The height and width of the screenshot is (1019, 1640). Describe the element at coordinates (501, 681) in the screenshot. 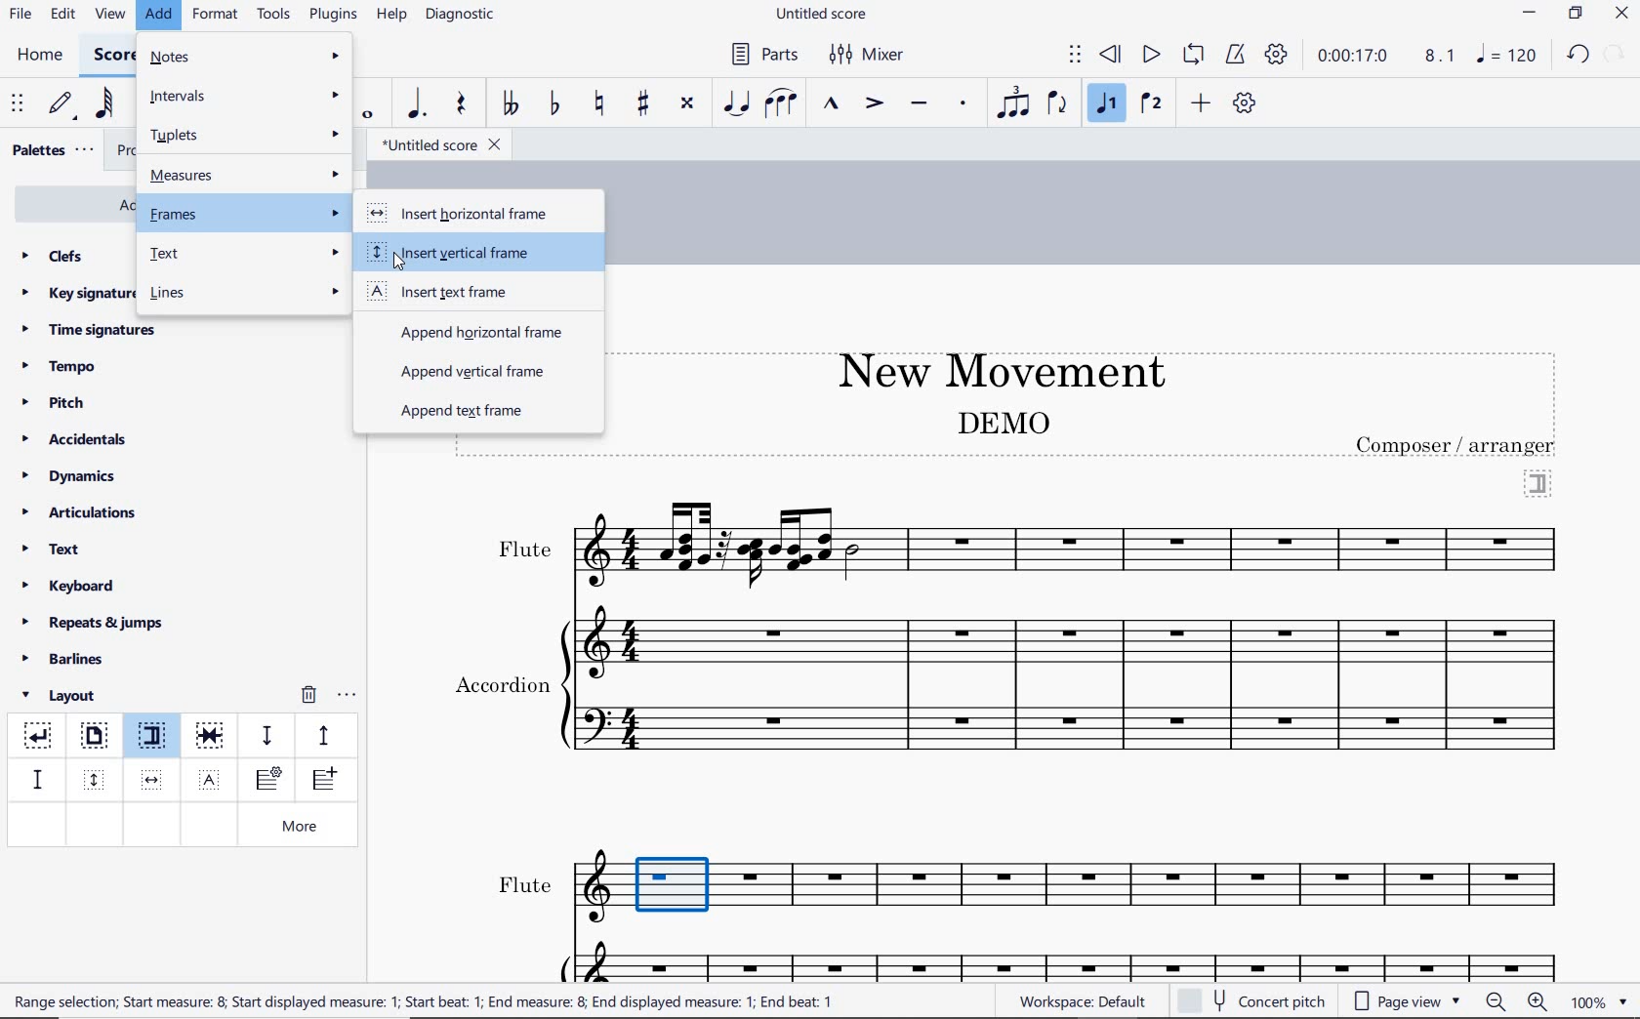

I see `text` at that location.